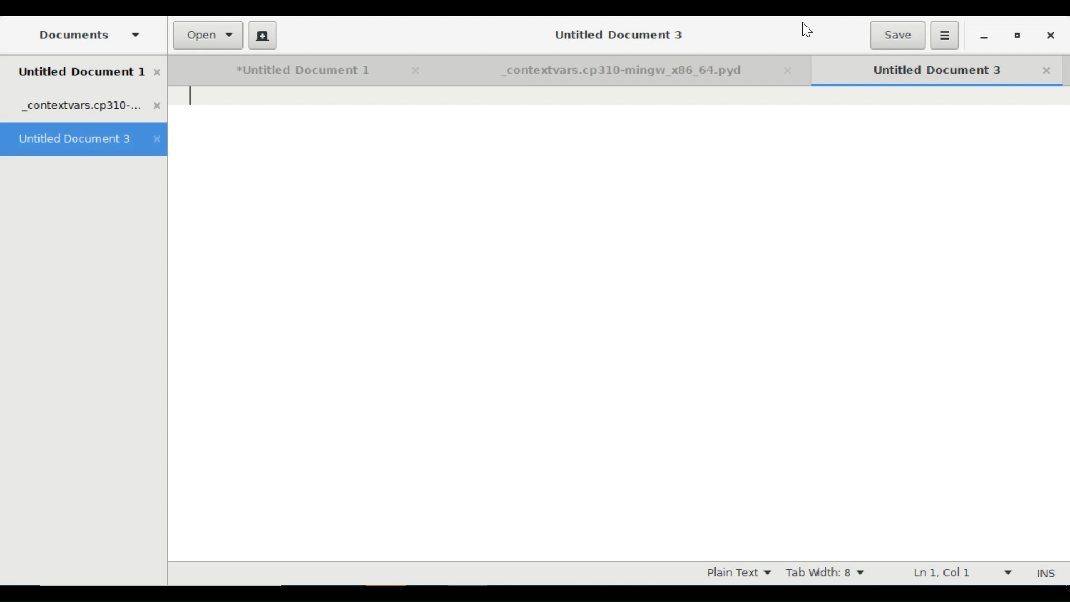  I want to click on Close, so click(1047, 71).